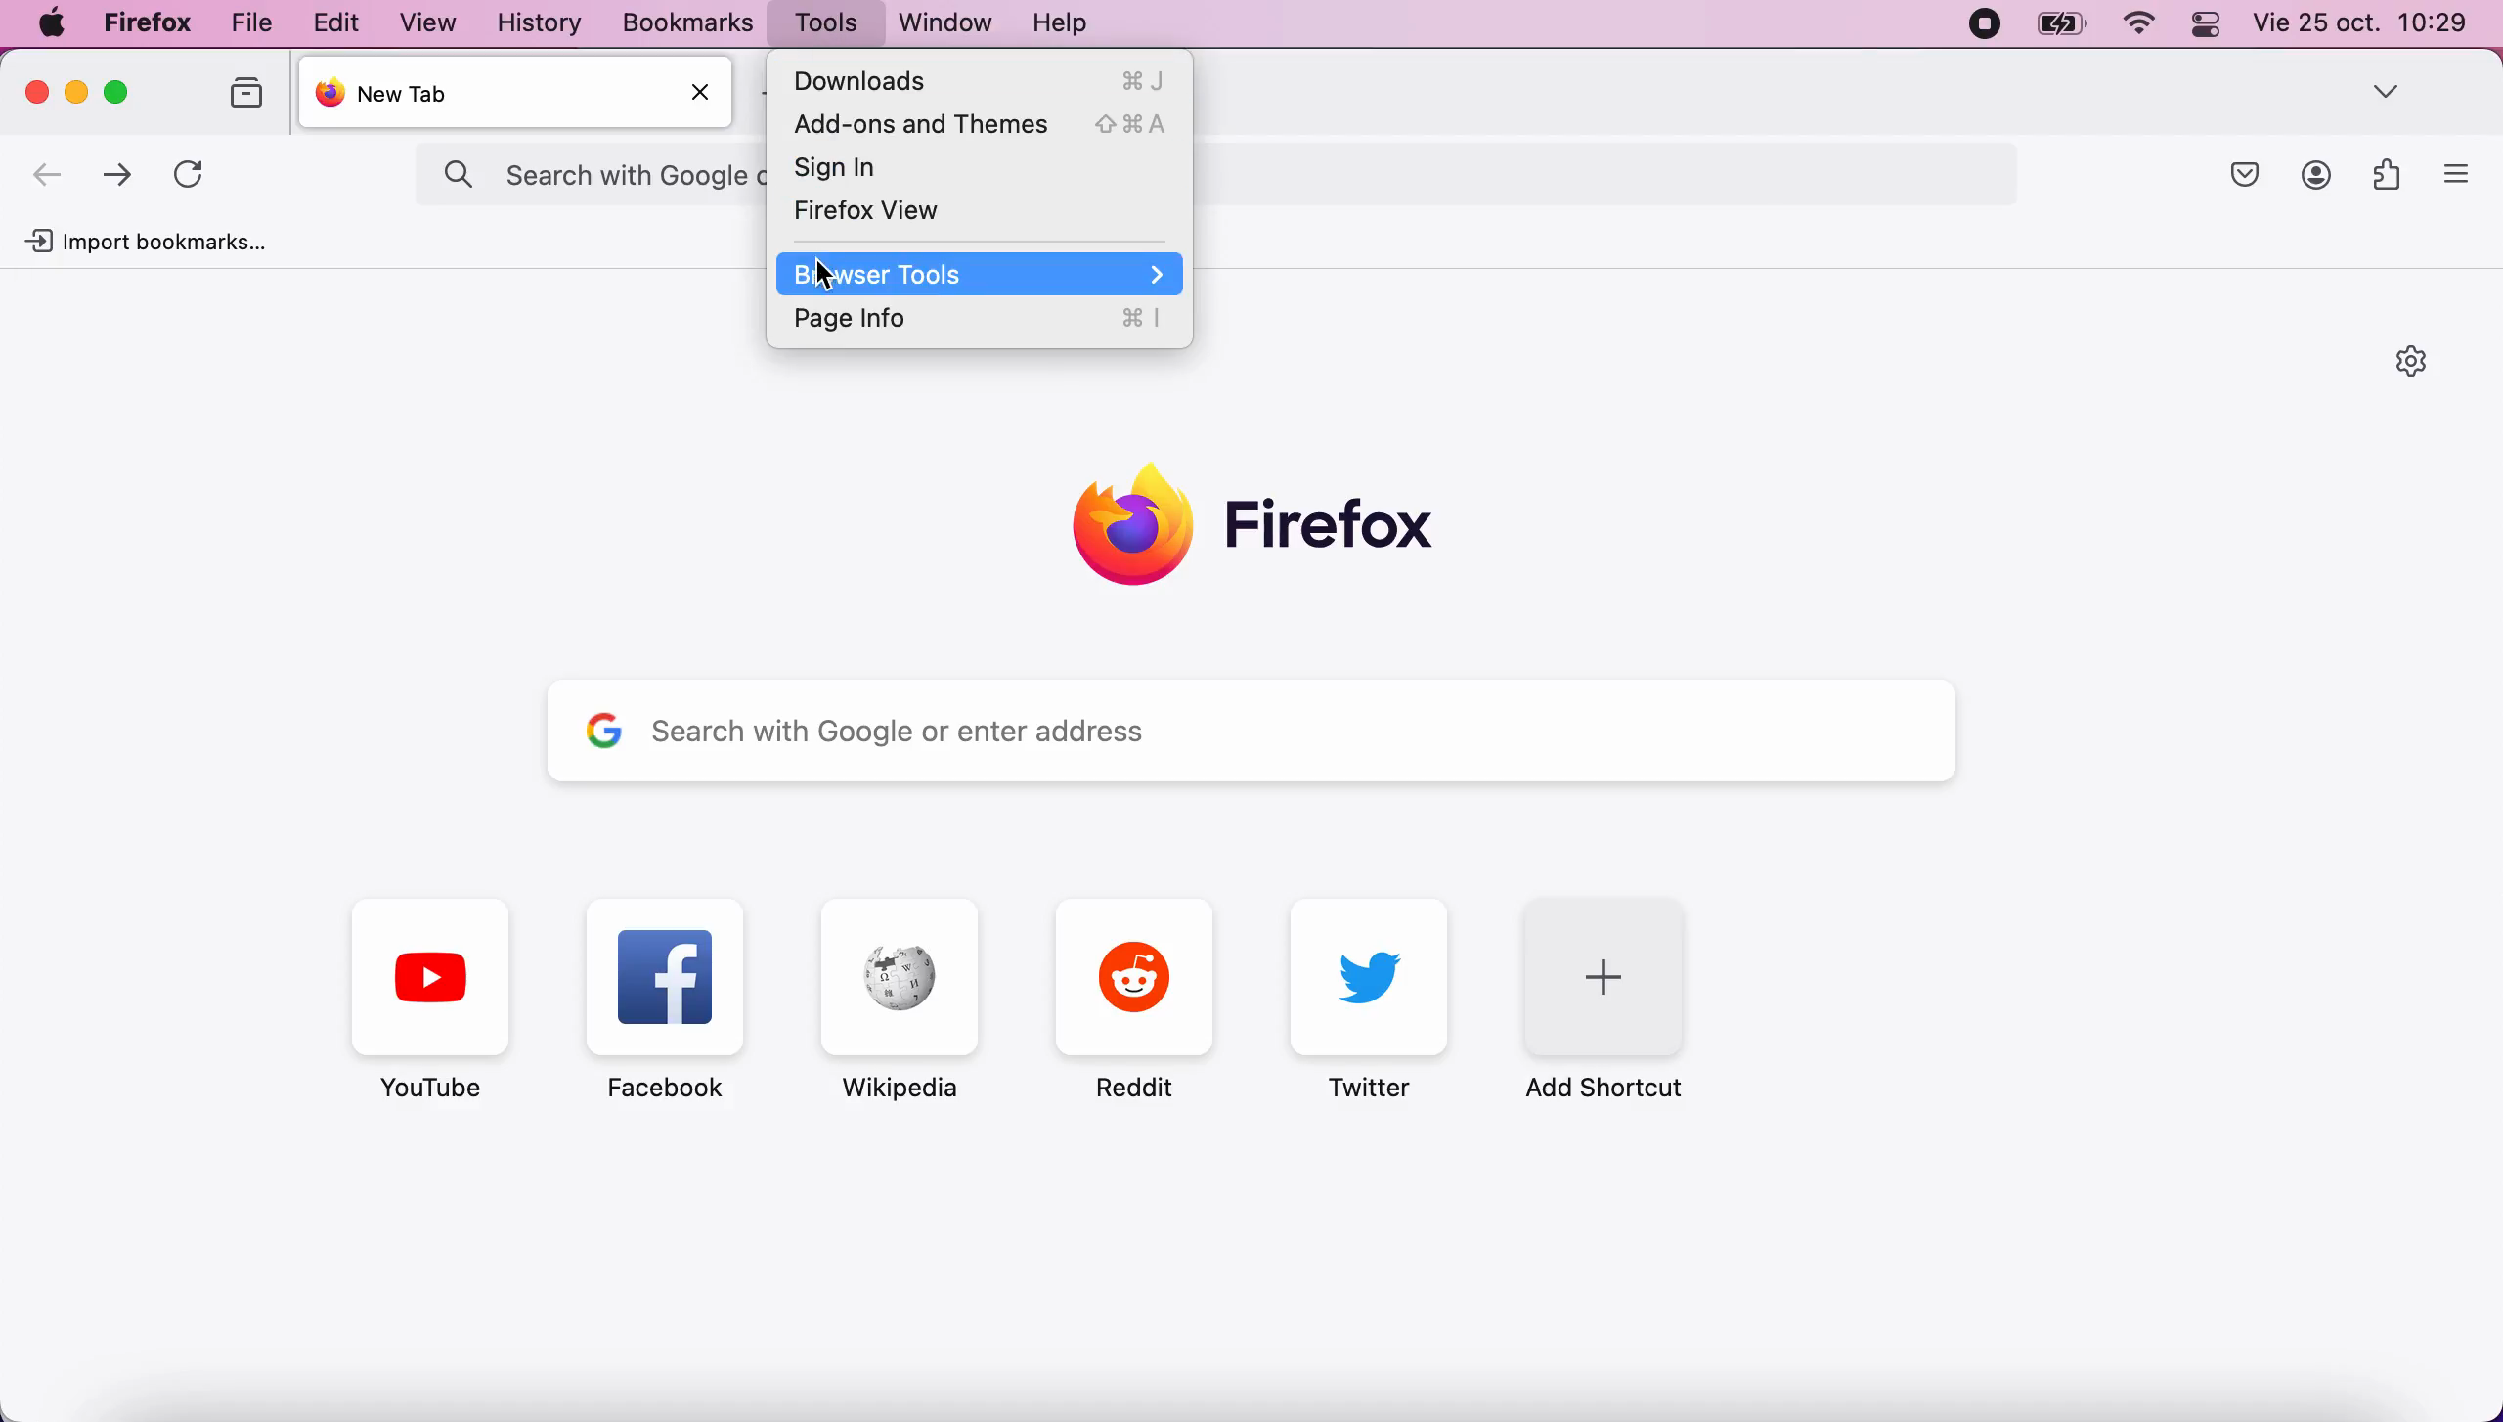 This screenshot has width=2503, height=1422. I want to click on search bar, so click(1602, 174).